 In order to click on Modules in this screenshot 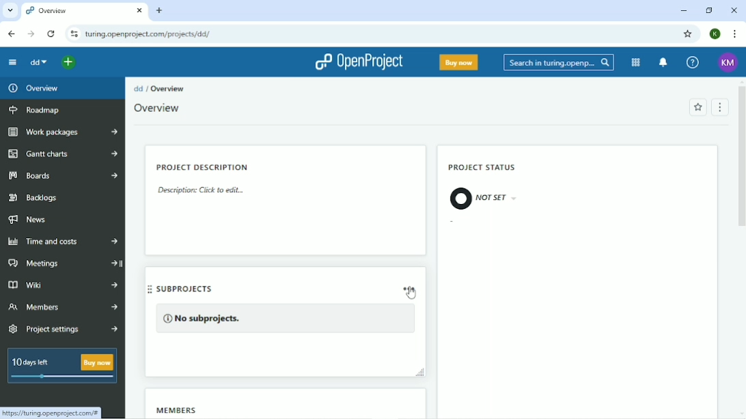, I will do `click(635, 63)`.